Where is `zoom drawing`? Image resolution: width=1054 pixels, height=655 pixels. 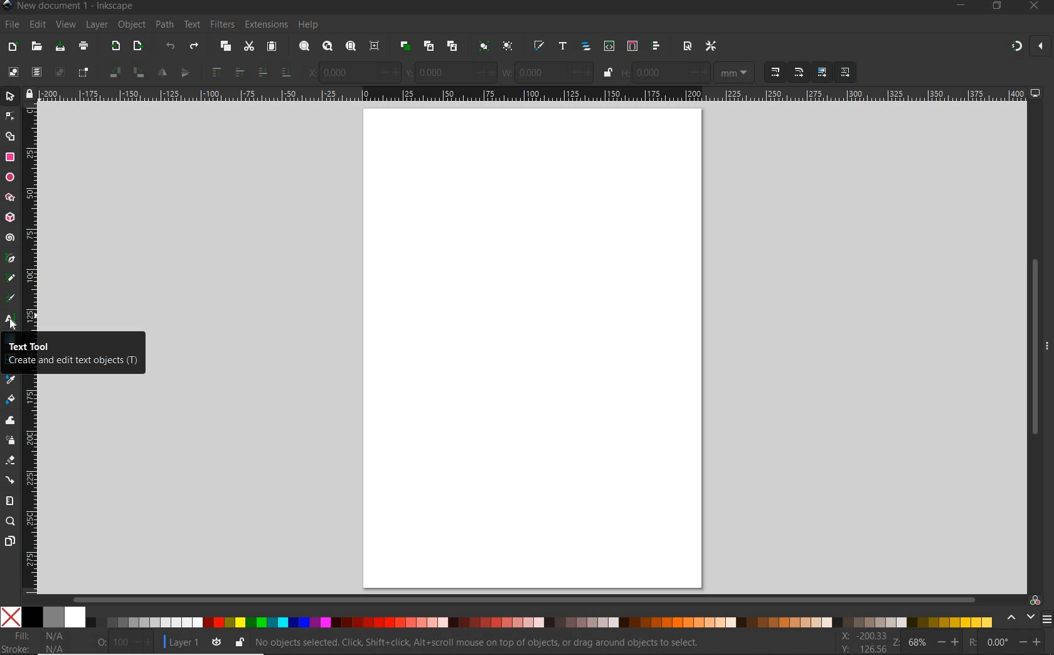
zoom drawing is located at coordinates (328, 47).